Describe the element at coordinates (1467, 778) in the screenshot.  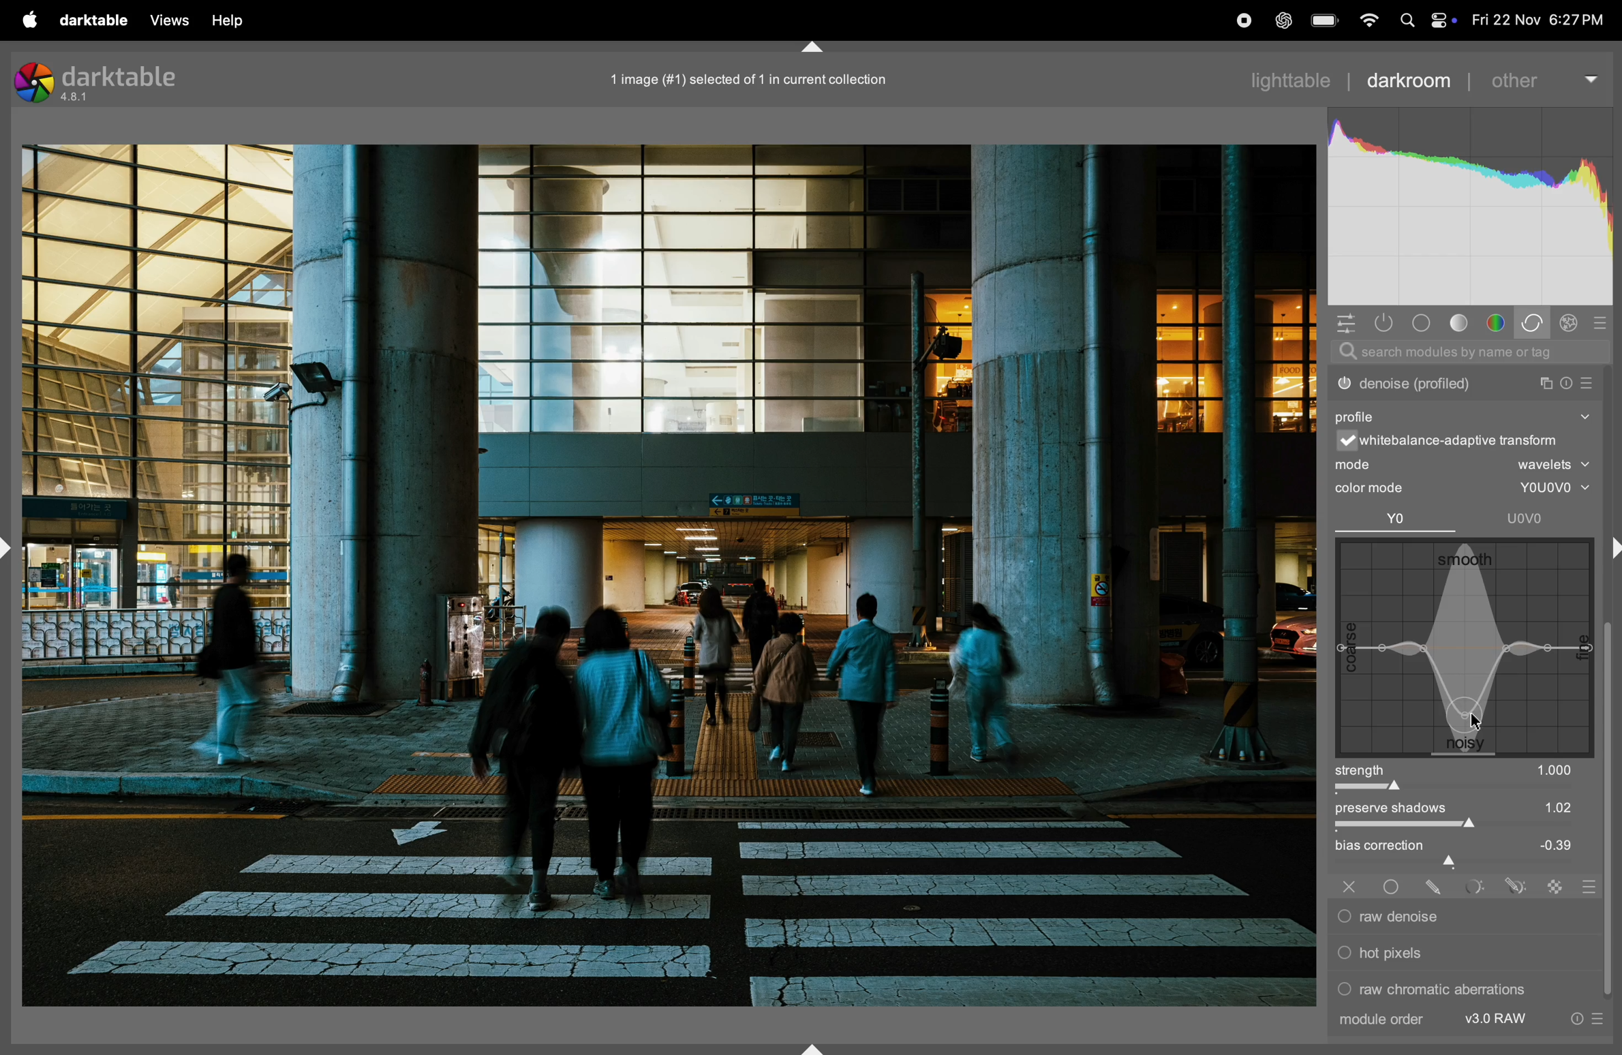
I see `strength` at that location.